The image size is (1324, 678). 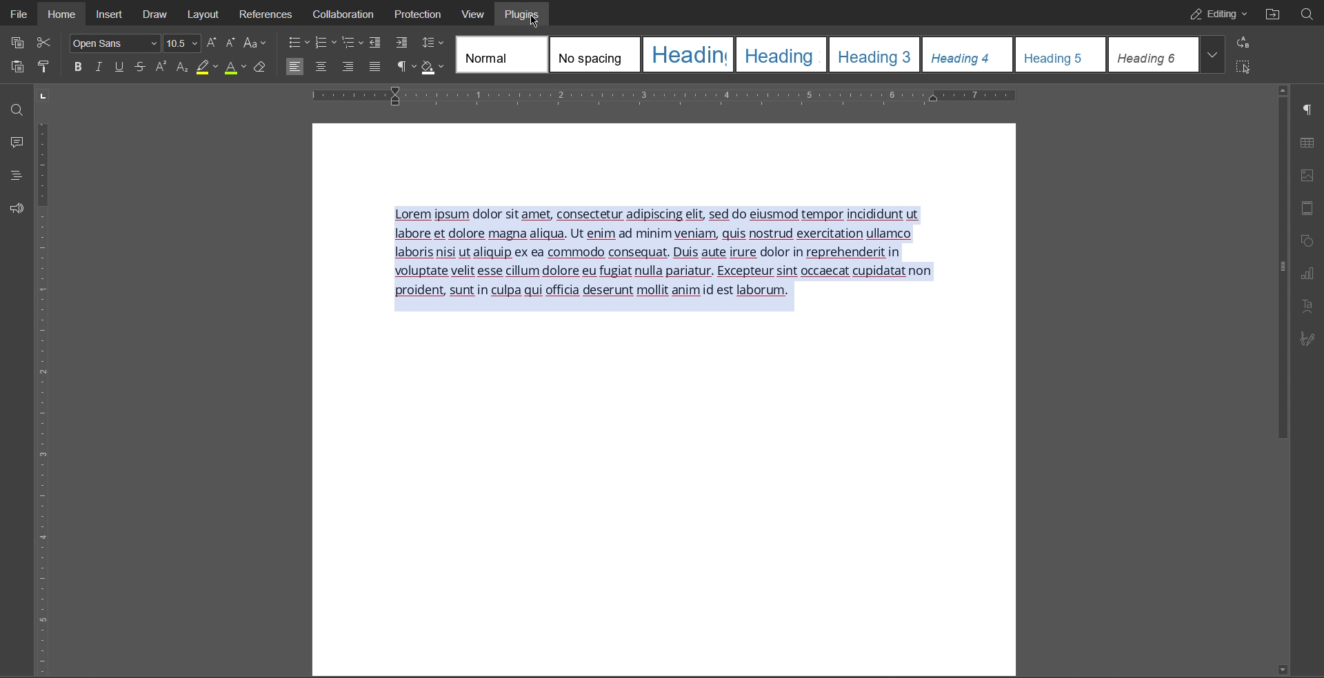 What do you see at coordinates (527, 14) in the screenshot?
I see `Plugins` at bounding box center [527, 14].